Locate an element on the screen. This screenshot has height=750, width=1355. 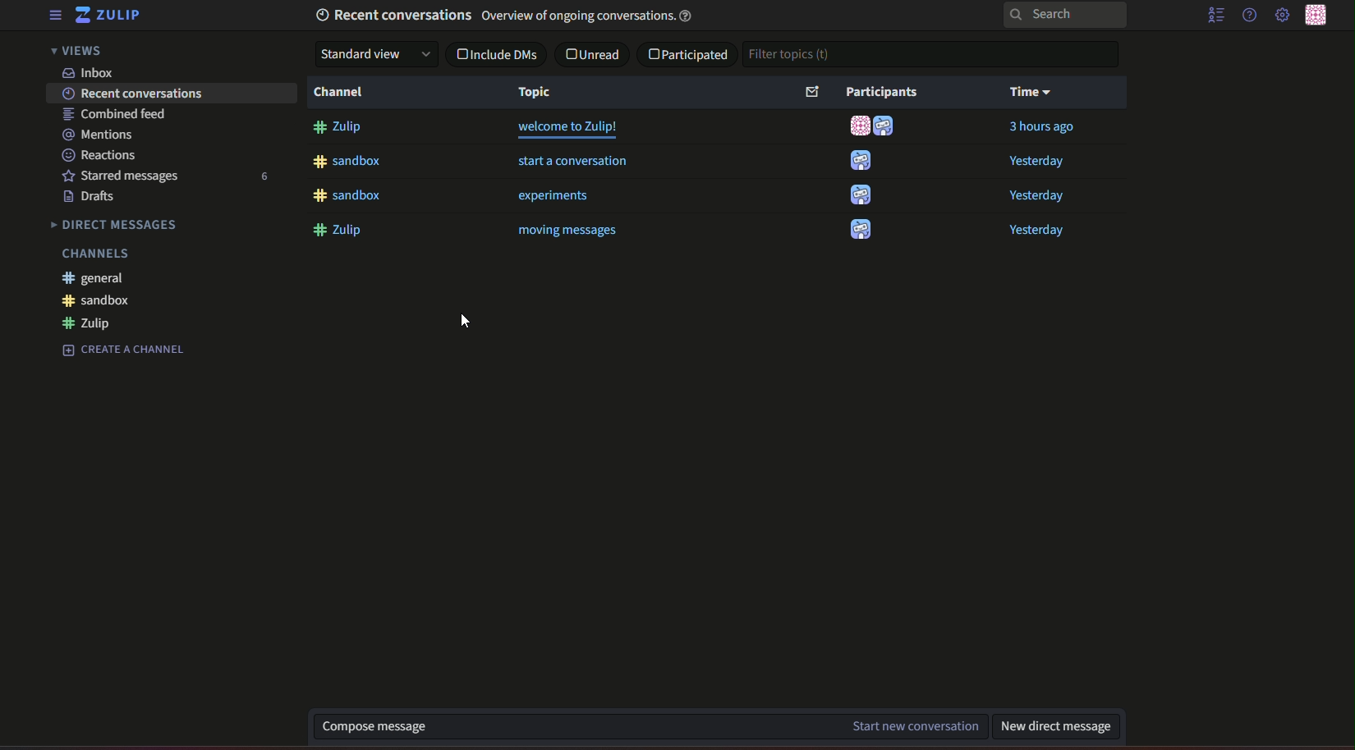
particpants is located at coordinates (884, 91).